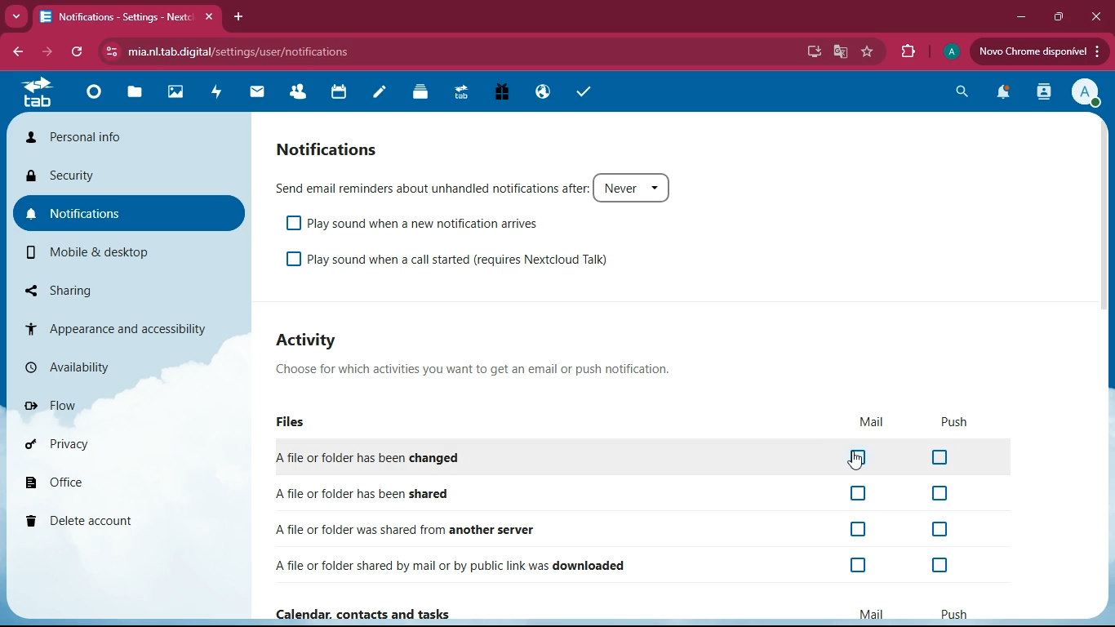 This screenshot has width=1115, height=627. What do you see at coordinates (97, 482) in the screenshot?
I see `office` at bounding box center [97, 482].